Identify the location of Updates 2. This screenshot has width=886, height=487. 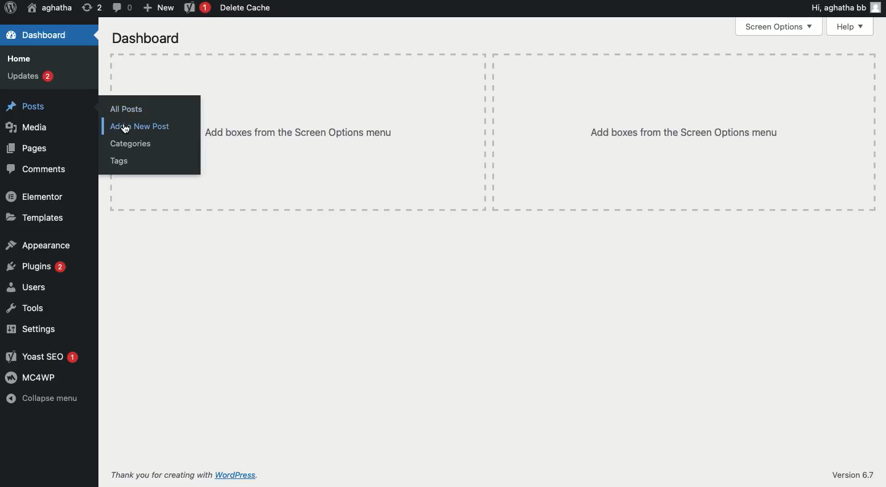
(33, 77).